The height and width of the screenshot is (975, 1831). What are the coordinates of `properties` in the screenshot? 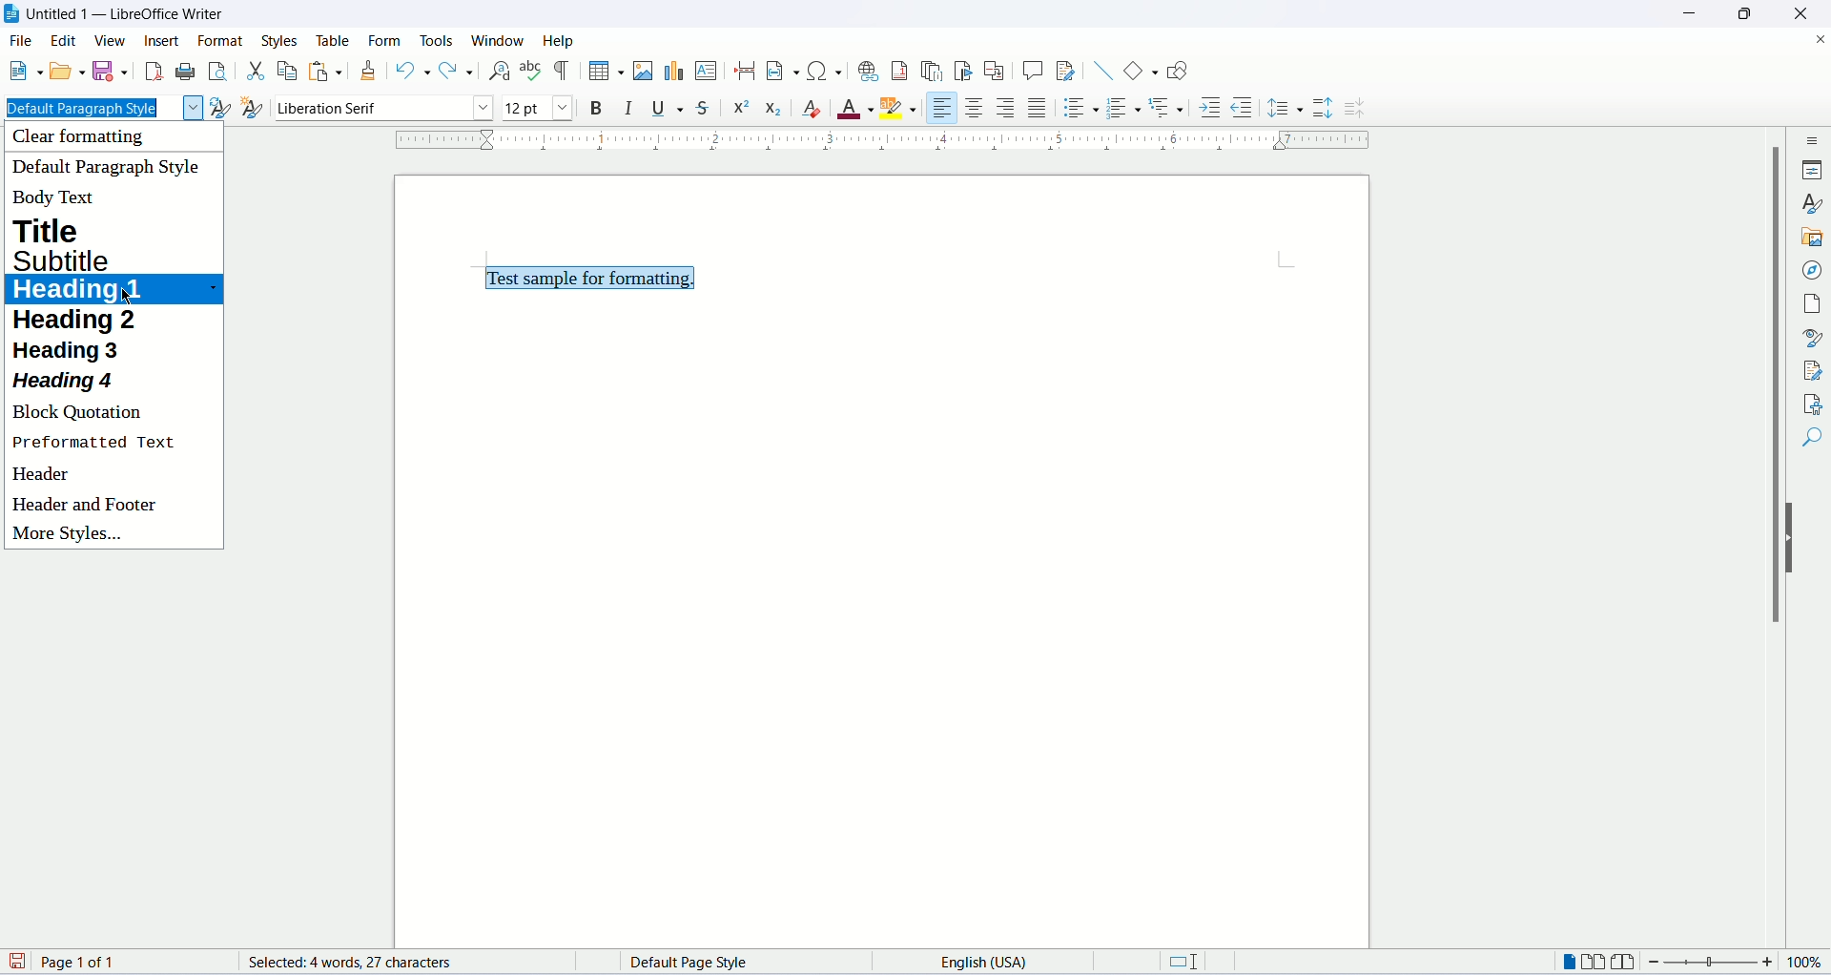 It's located at (1815, 169).